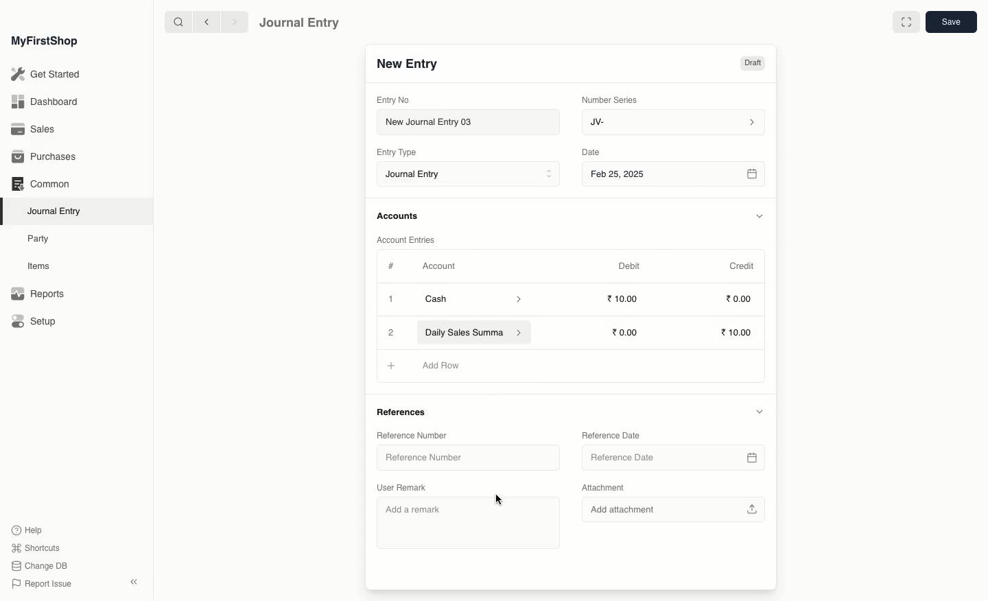 This screenshot has width=988, height=601. Describe the element at coordinates (410, 434) in the screenshot. I see `Reference Number` at that location.